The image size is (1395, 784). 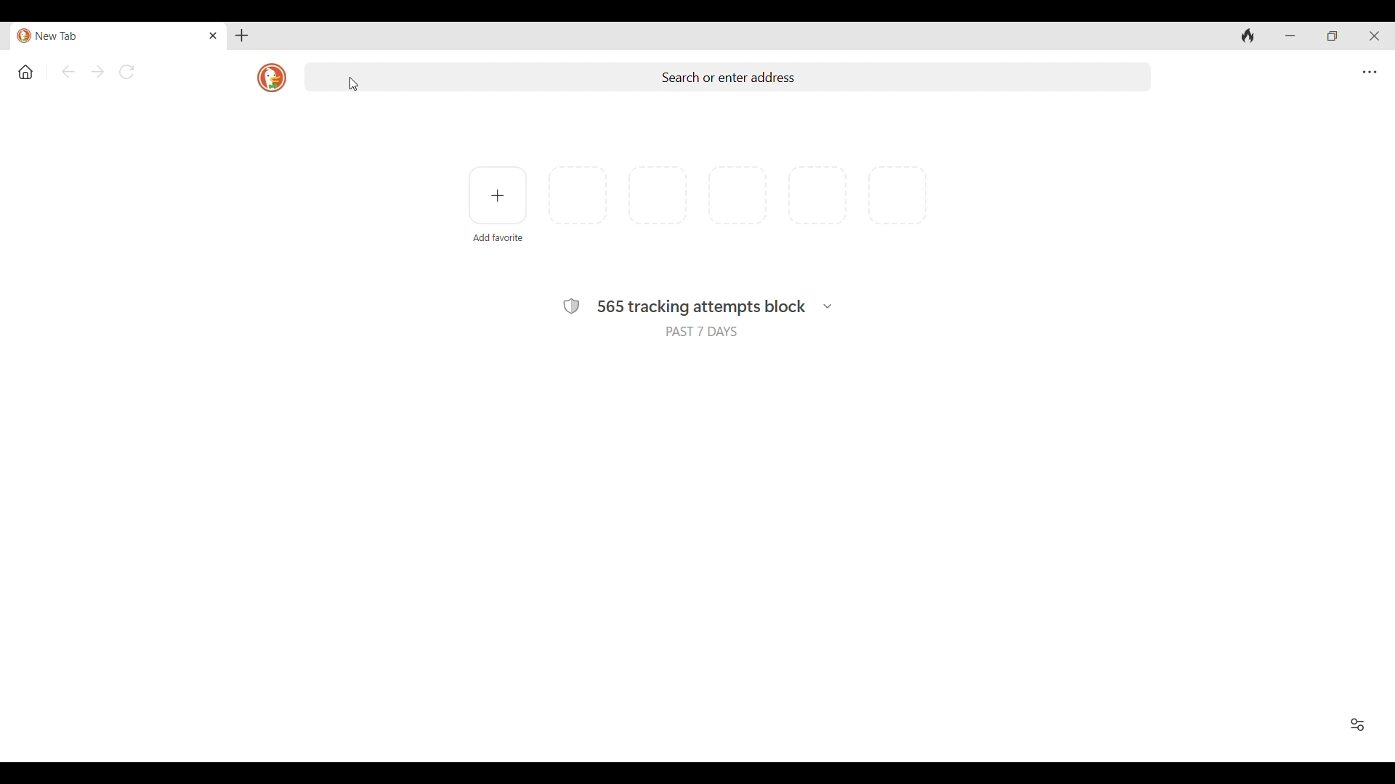 What do you see at coordinates (354, 84) in the screenshot?
I see `Cursor clicking on search box` at bounding box center [354, 84].